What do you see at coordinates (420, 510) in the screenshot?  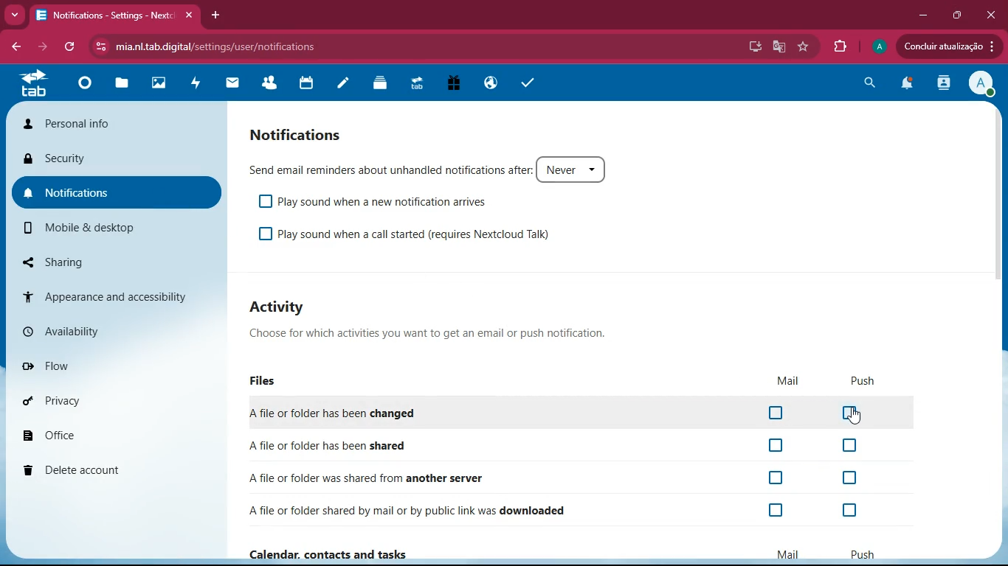 I see `downloaded` at bounding box center [420, 510].